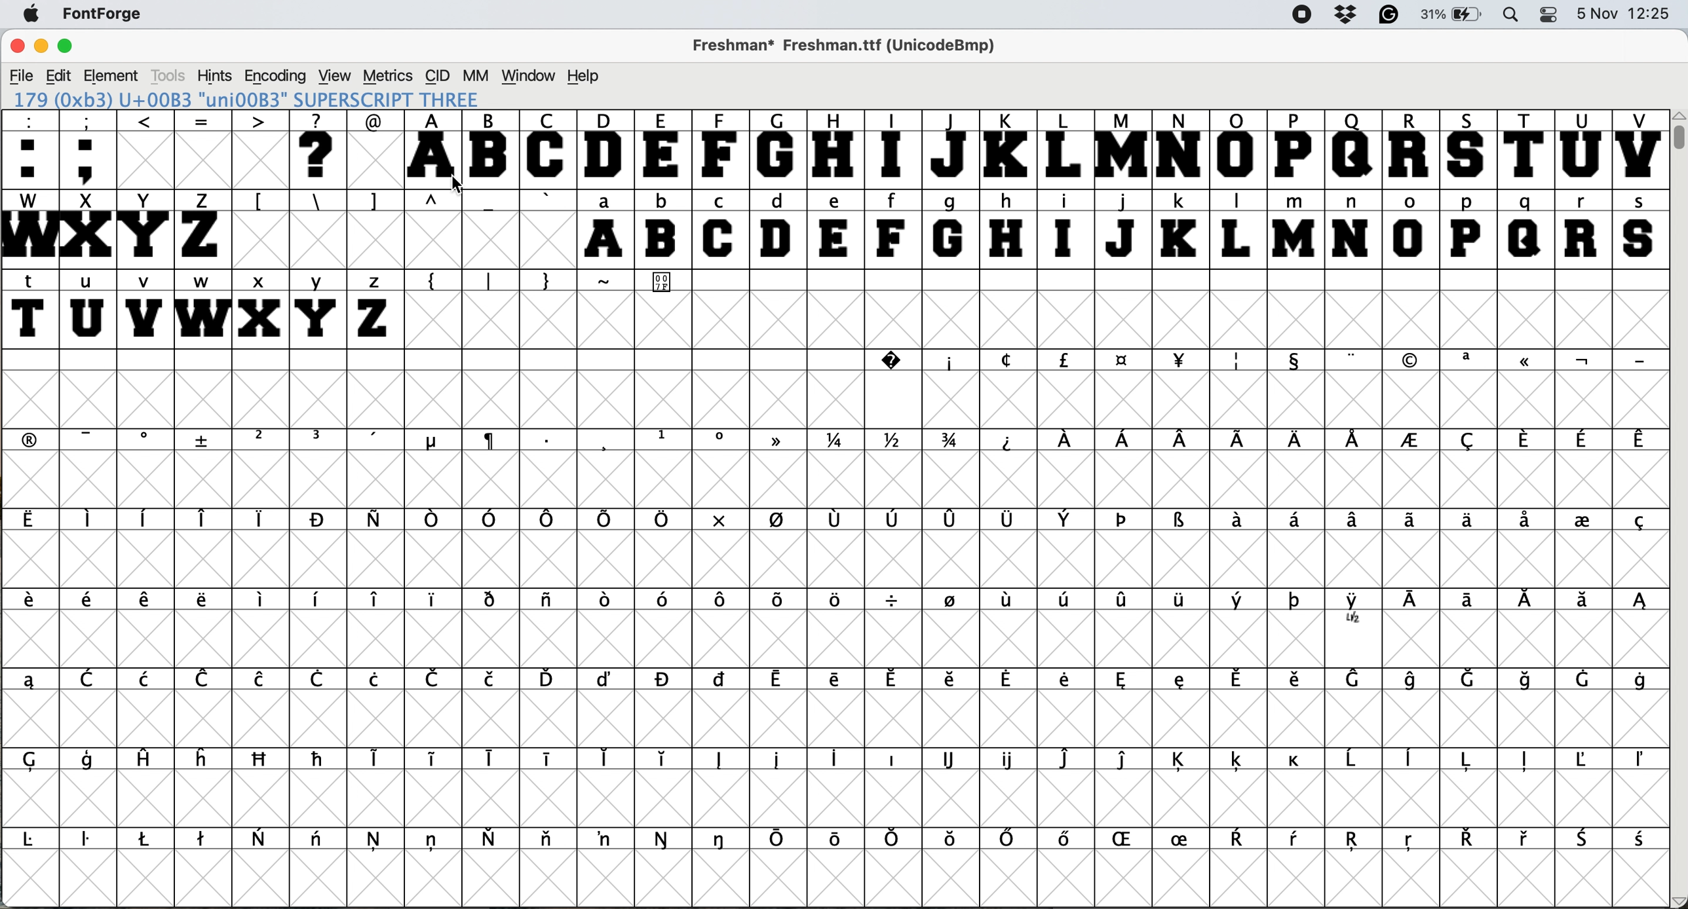 This screenshot has width=1688, height=909. What do you see at coordinates (778, 149) in the screenshot?
I see `G` at bounding box center [778, 149].